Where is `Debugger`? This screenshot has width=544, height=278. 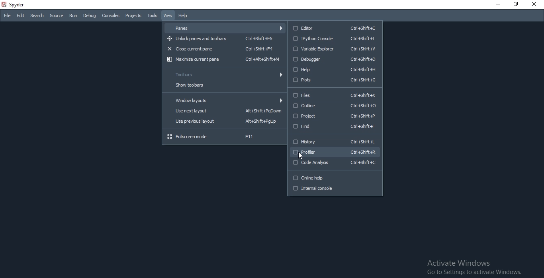
Debugger is located at coordinates (335, 60).